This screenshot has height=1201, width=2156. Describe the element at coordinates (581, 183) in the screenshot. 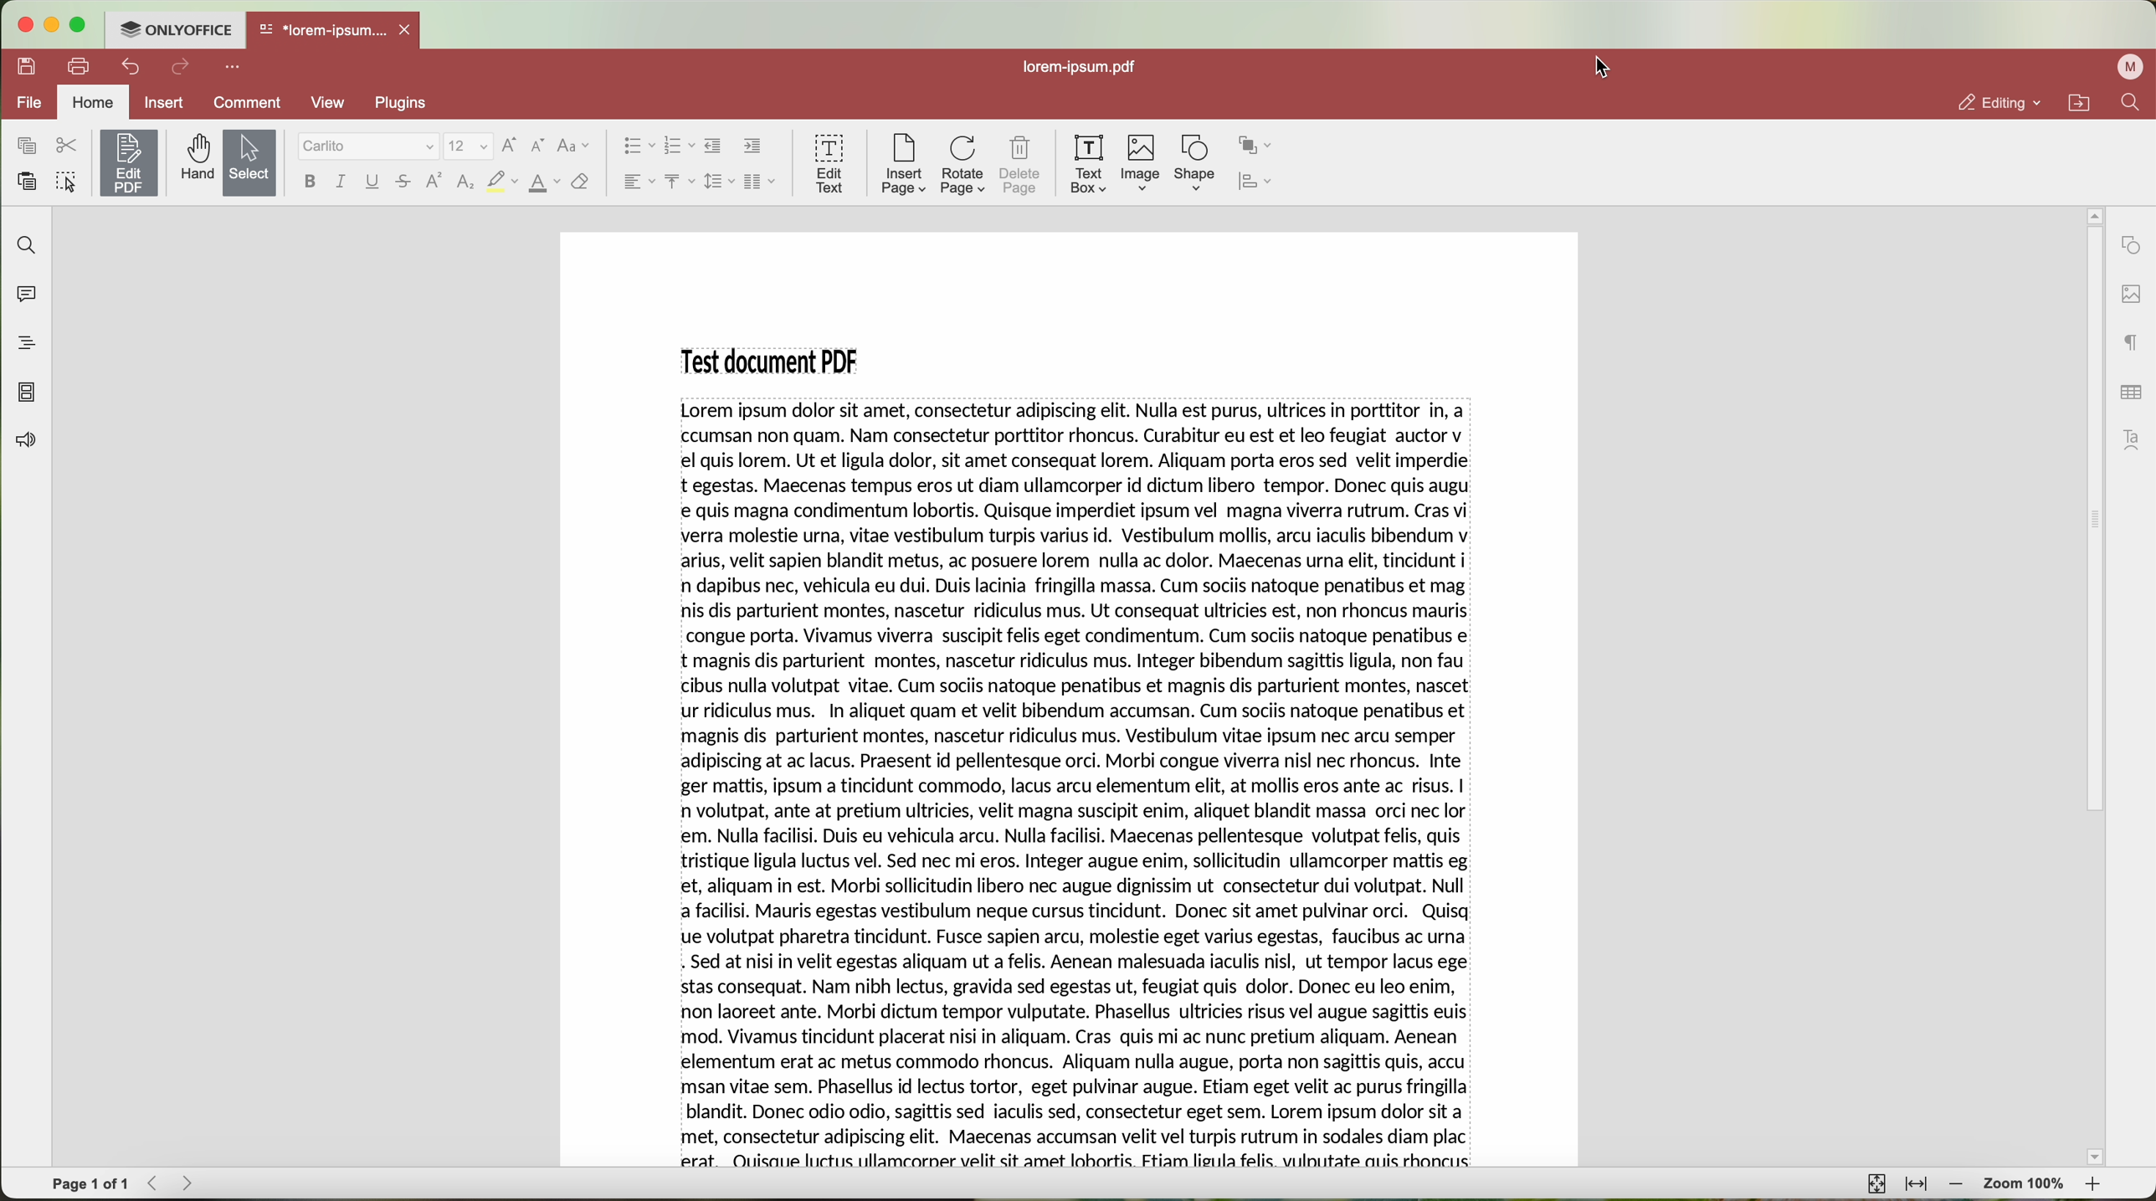

I see `clear style` at that location.